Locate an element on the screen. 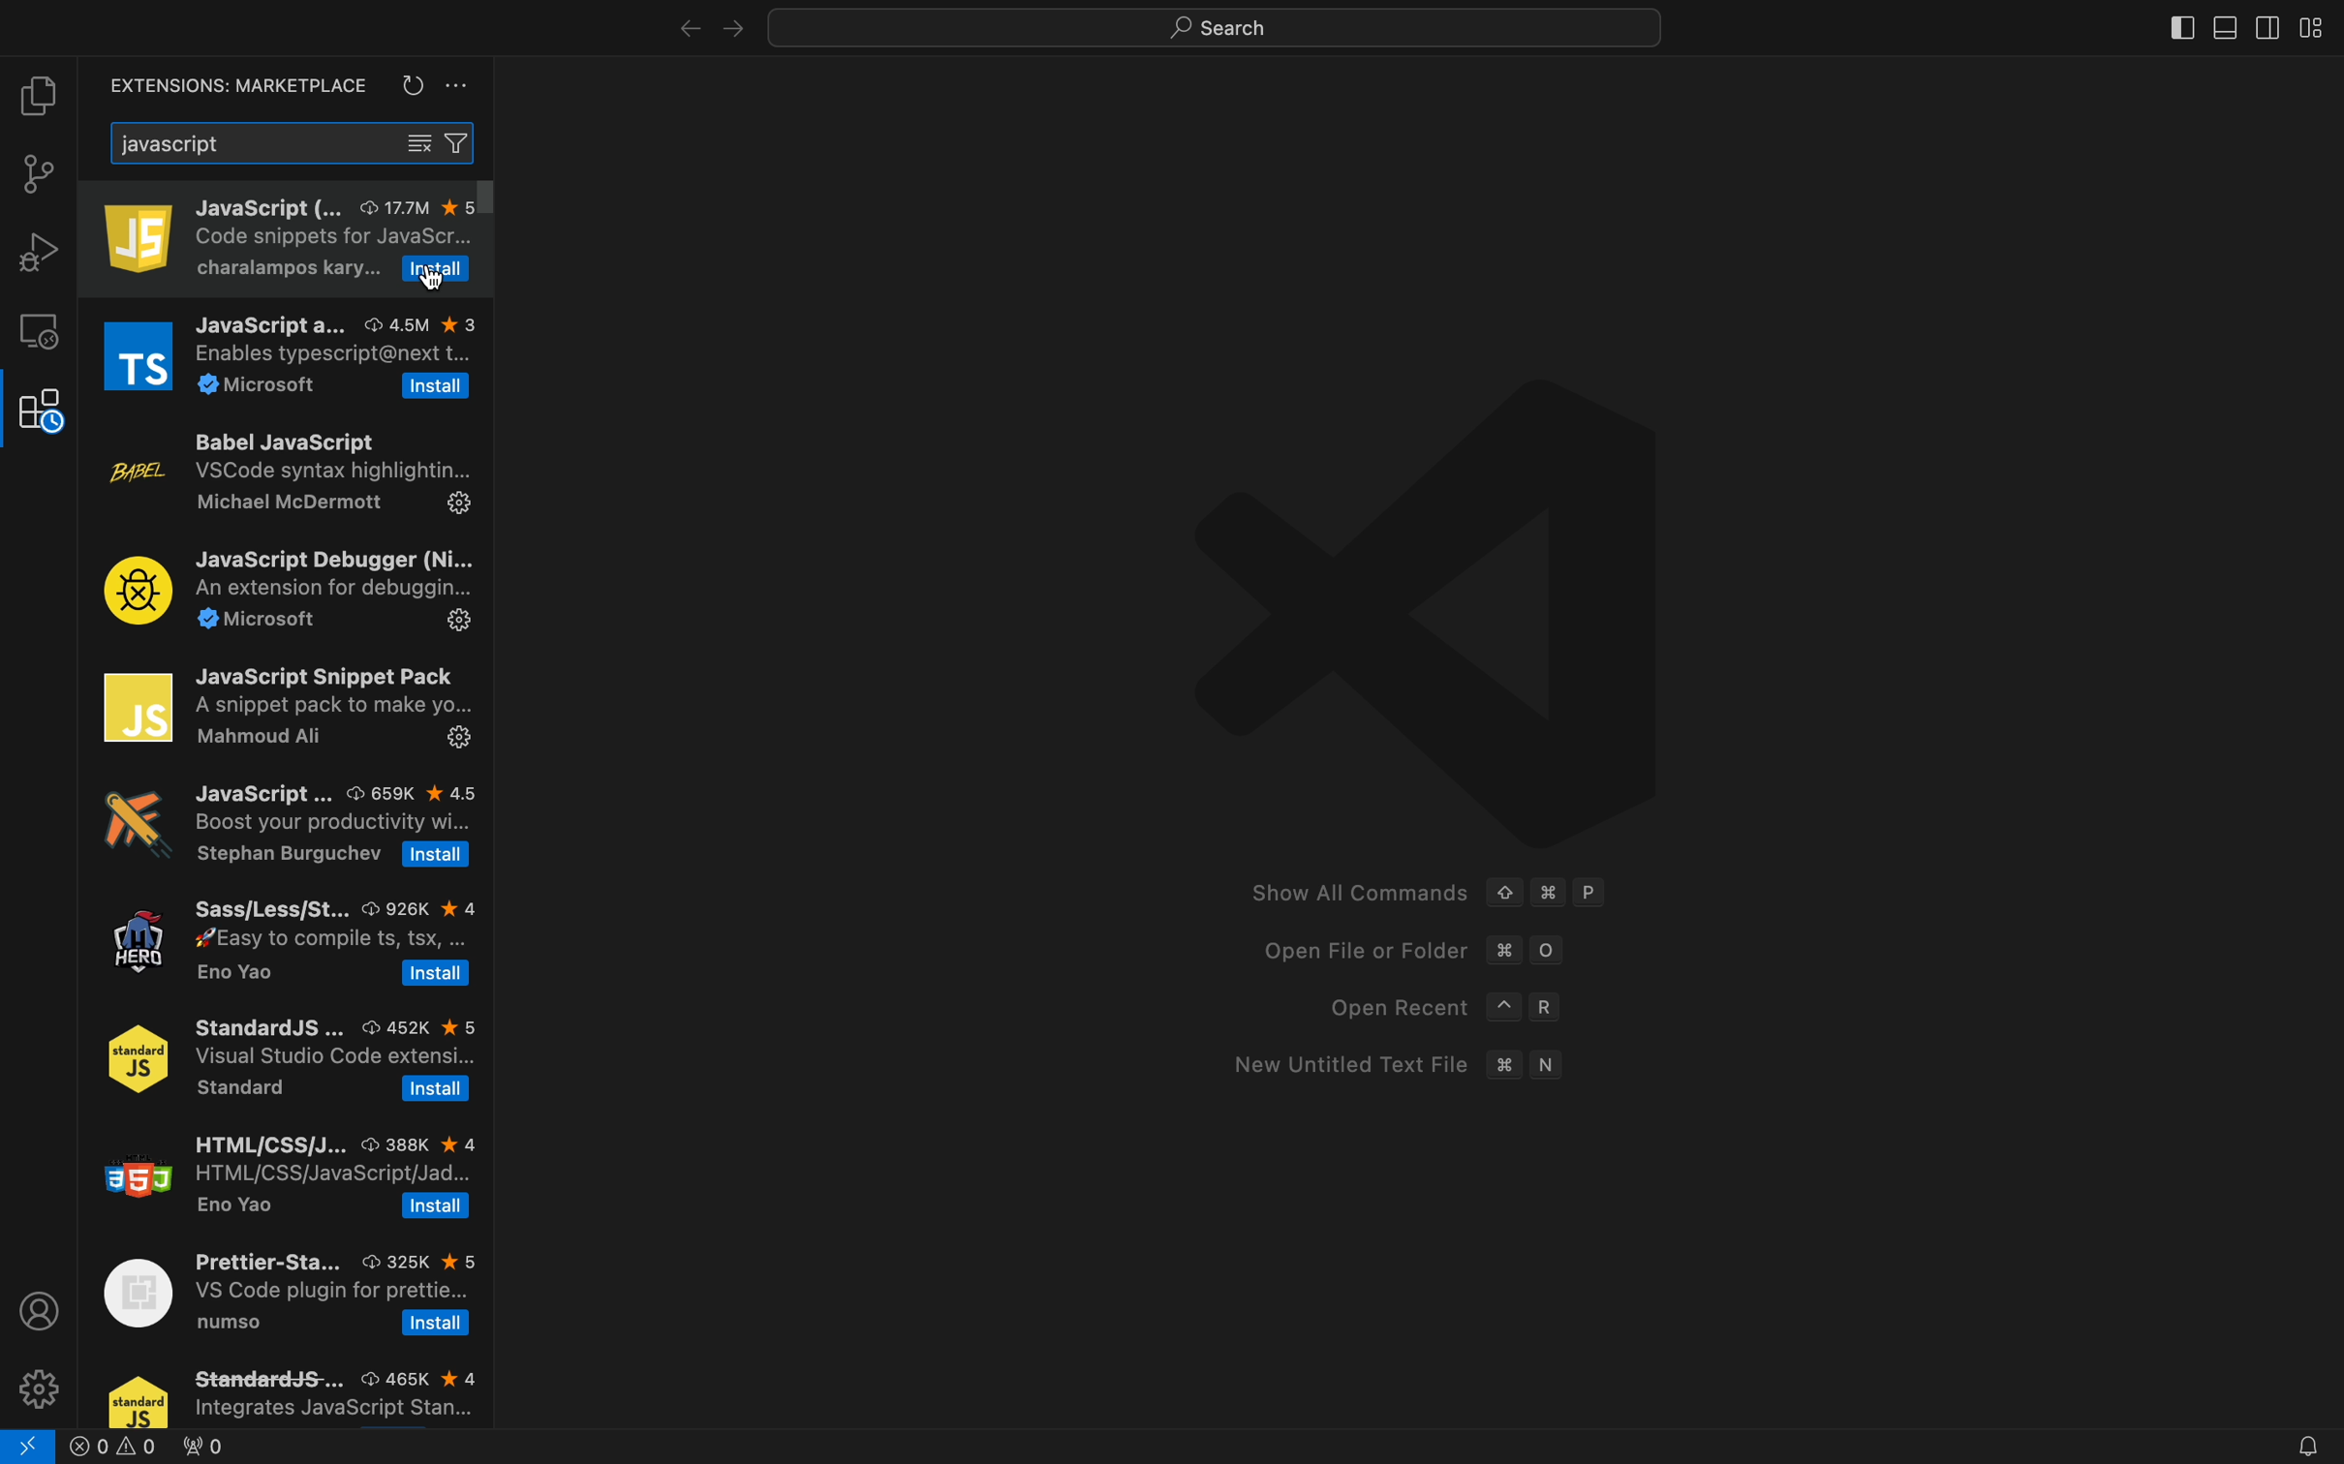 This screenshot has height=1464, width=2344. JavaScript Debugger (Ni...
An extension for debuggin...
2 Microsoft £23 is located at coordinates (286, 588).